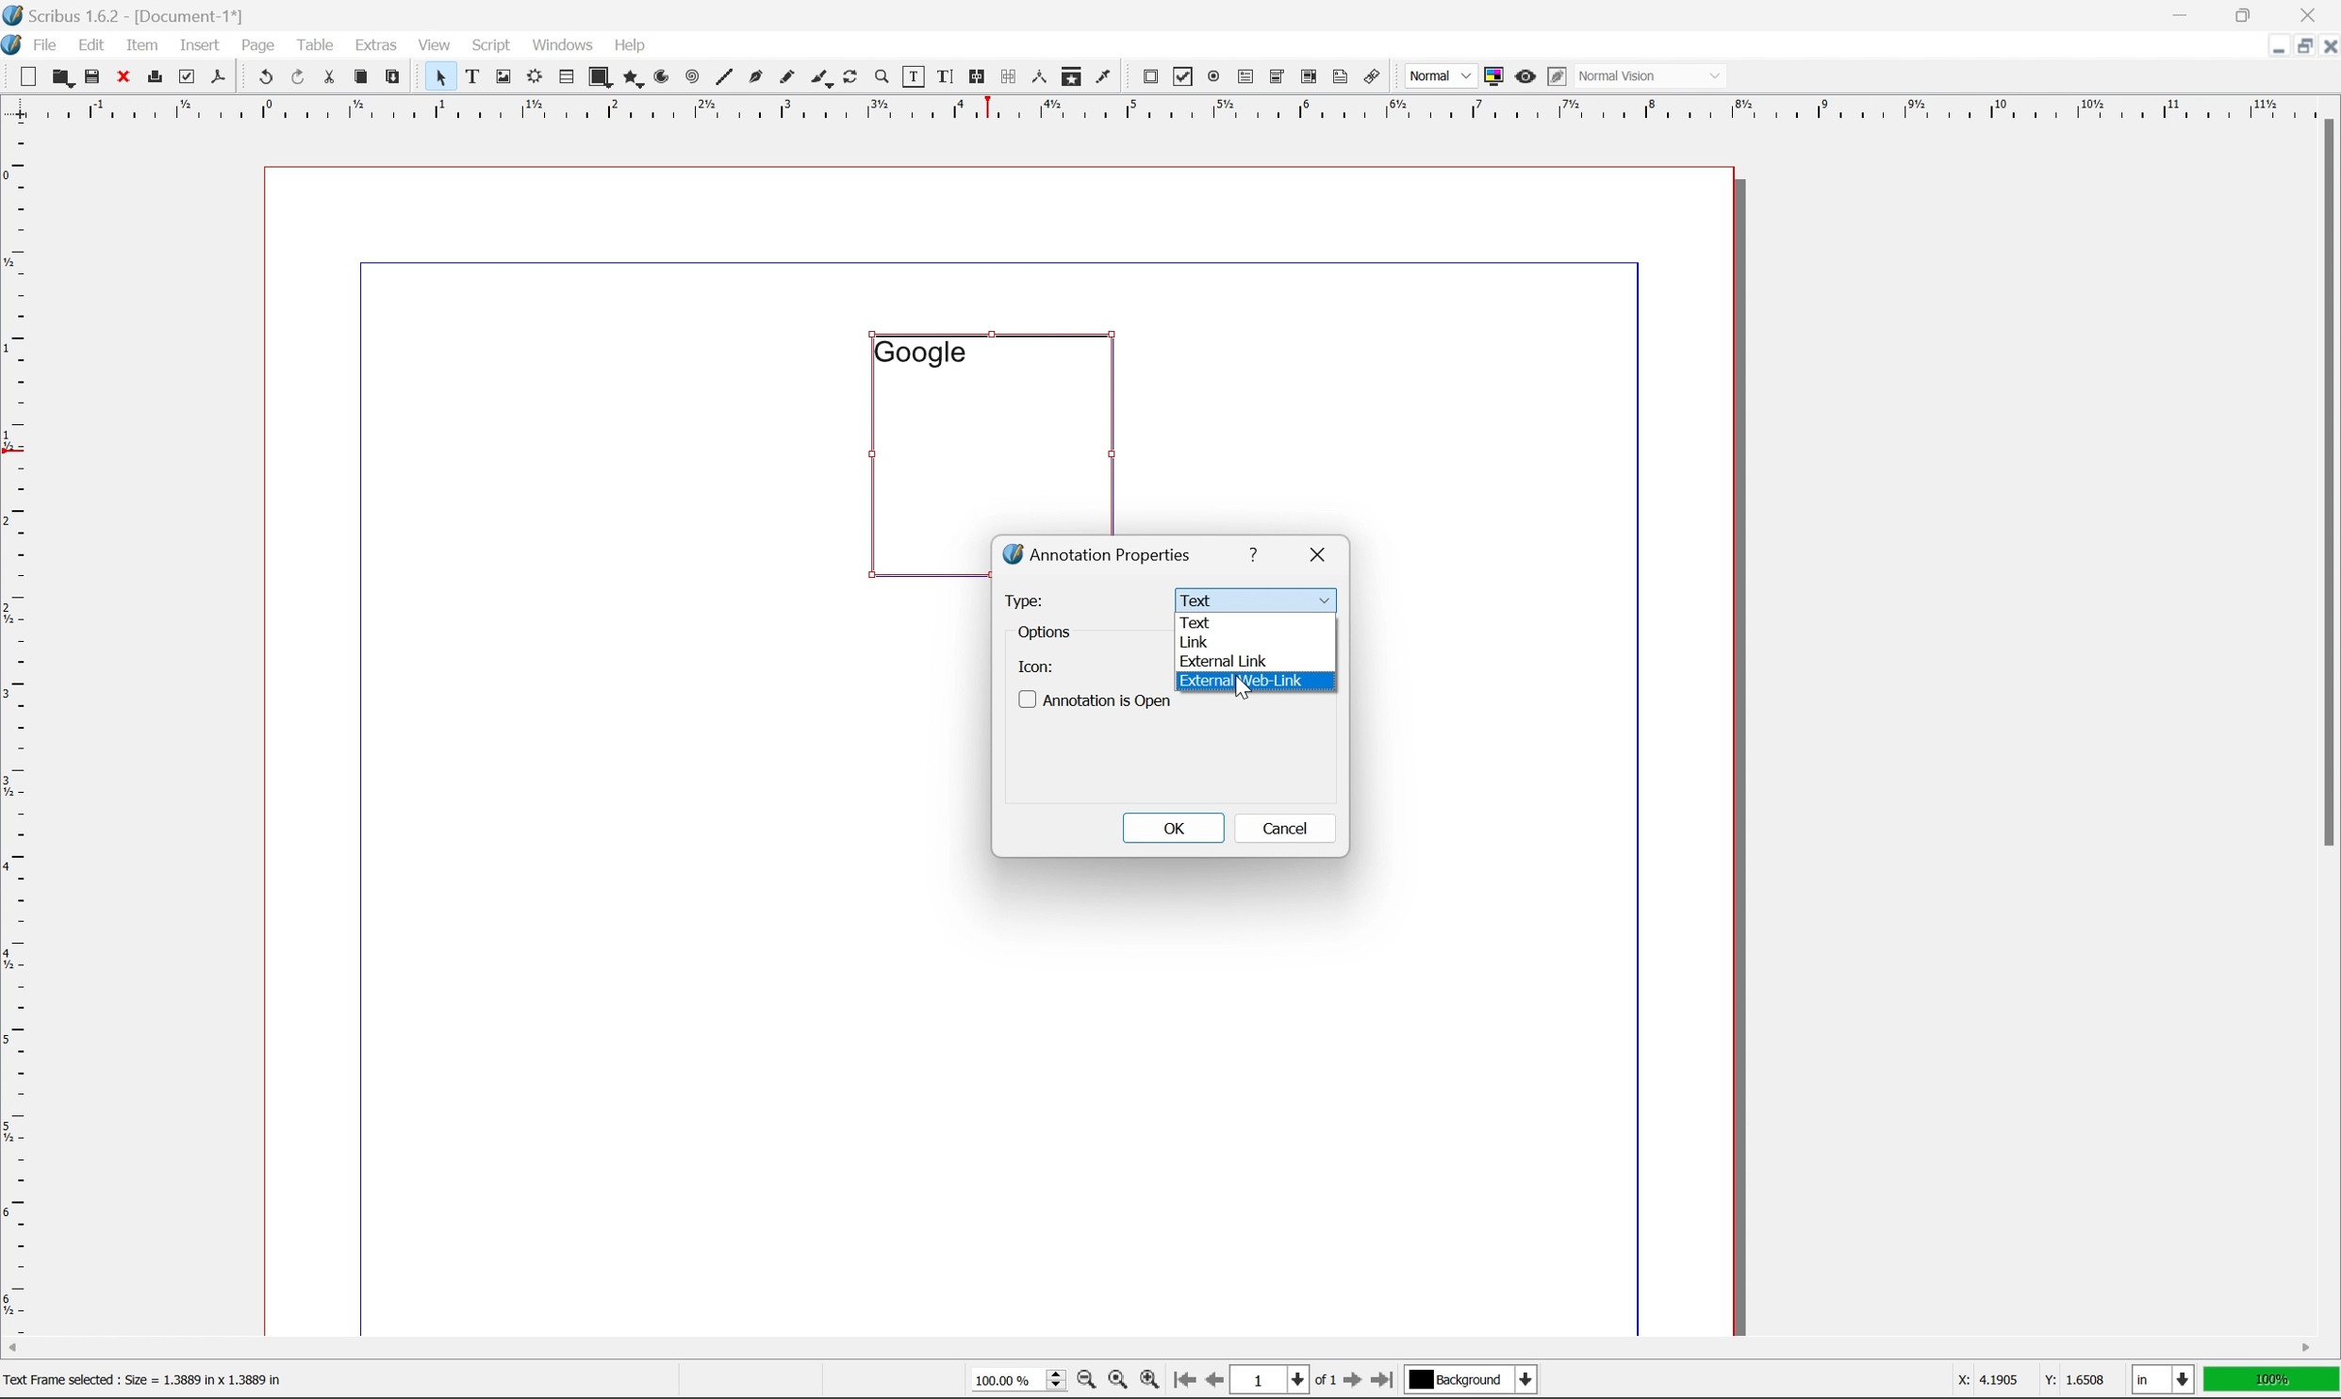 The width and height of the screenshot is (2341, 1399). What do you see at coordinates (1341, 76) in the screenshot?
I see `text annotation` at bounding box center [1341, 76].